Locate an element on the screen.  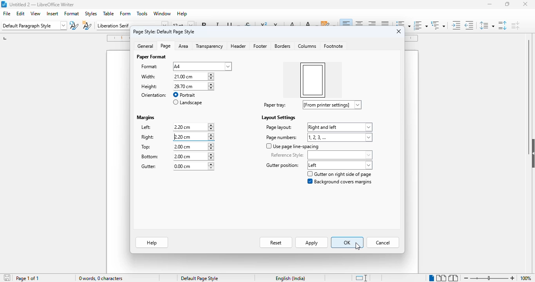
set line spacing is located at coordinates (486, 25).